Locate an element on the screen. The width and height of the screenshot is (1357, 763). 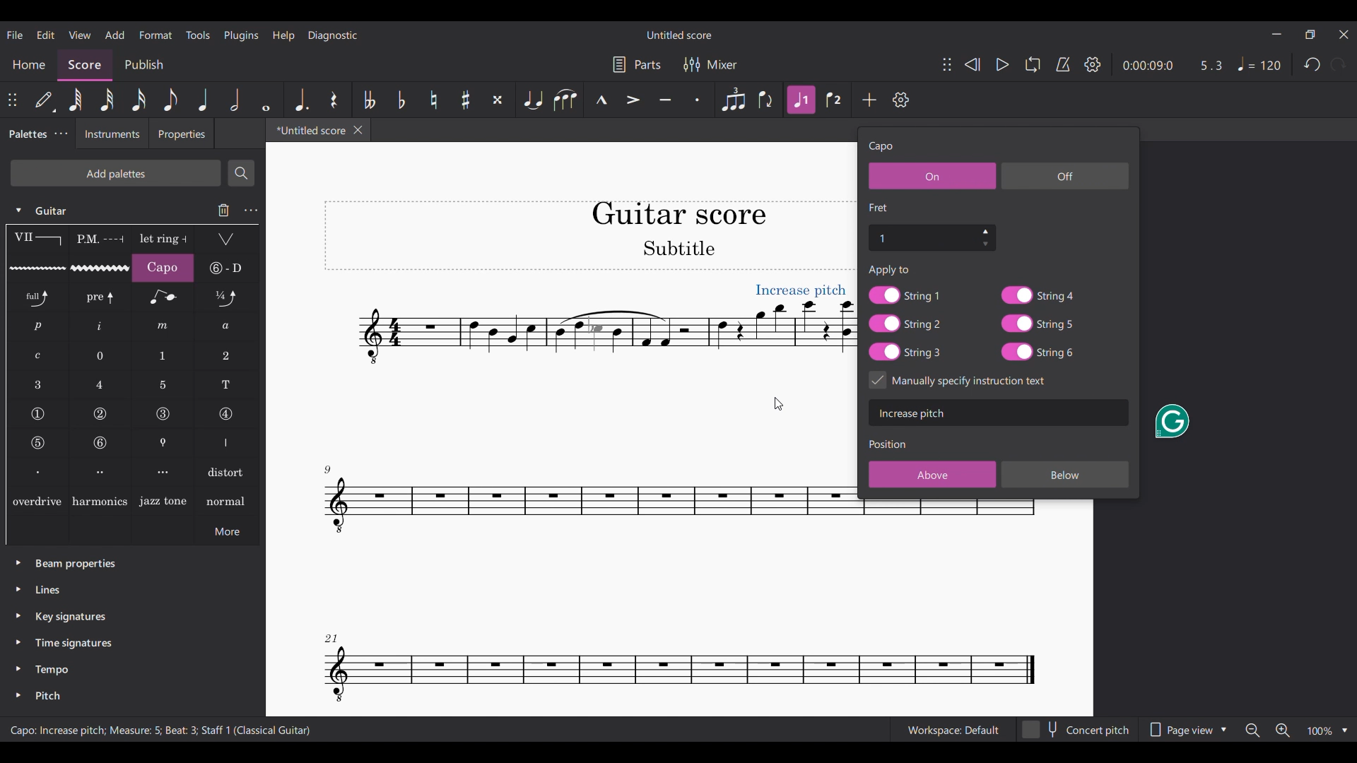
LH guitar fingering T is located at coordinates (227, 385).